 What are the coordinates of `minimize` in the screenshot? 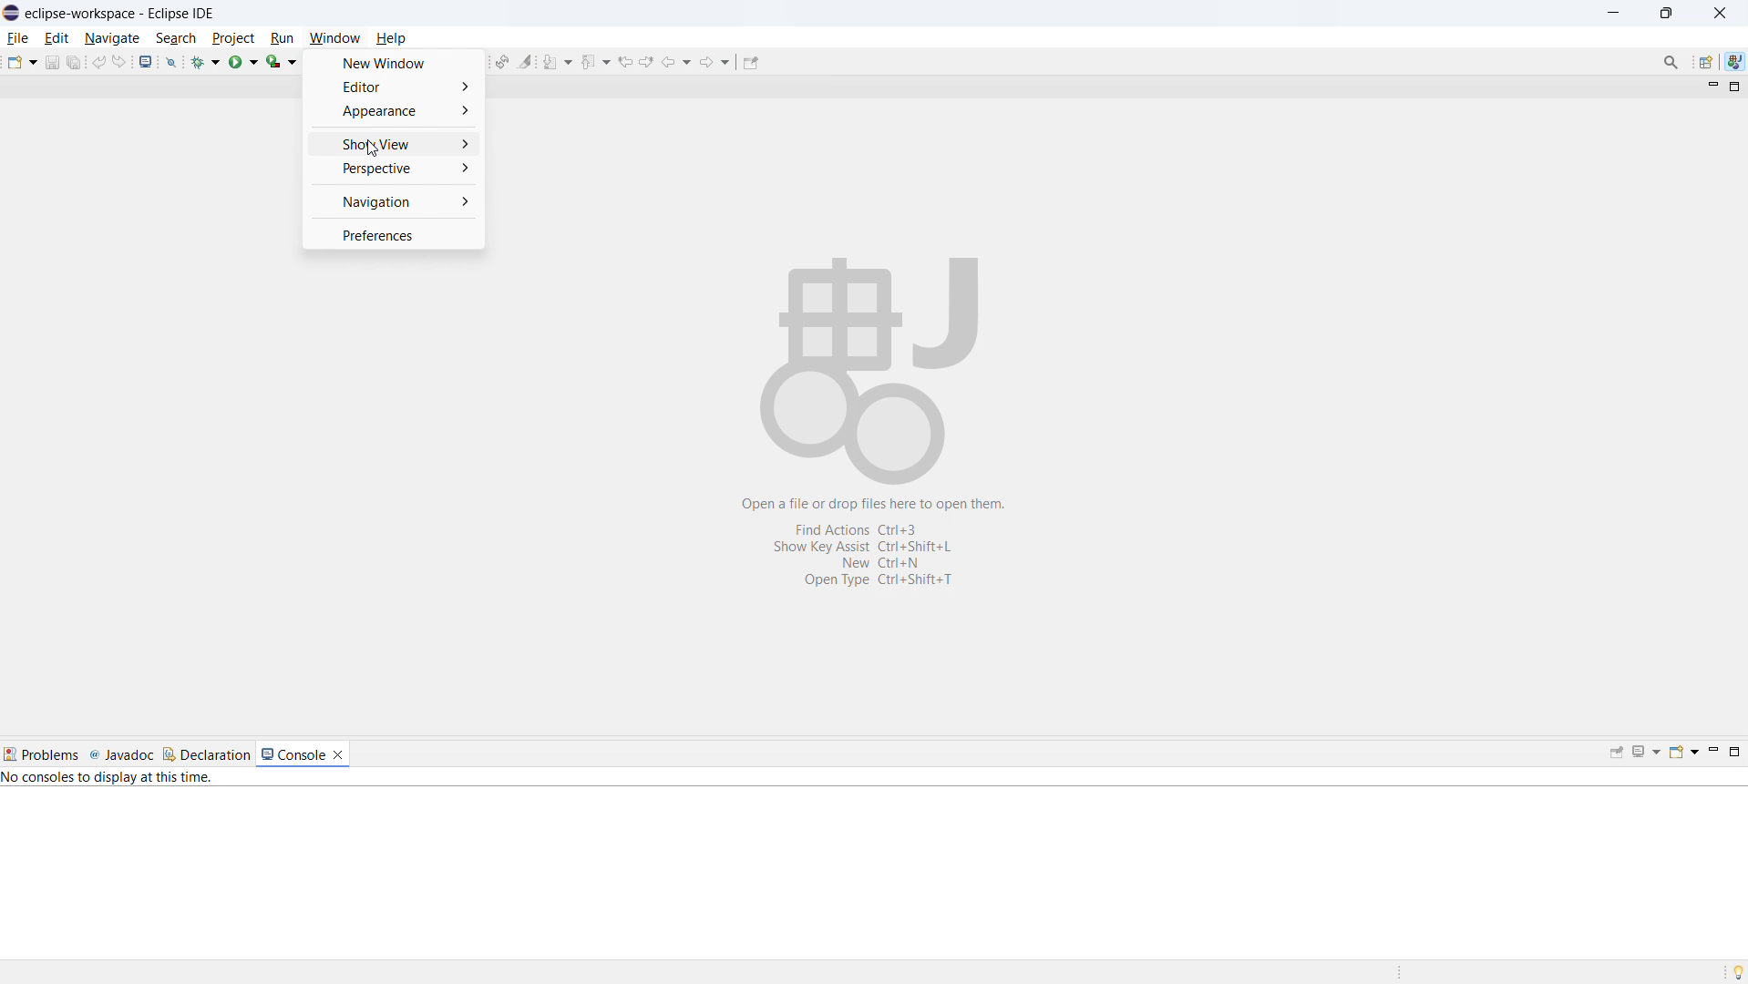 It's located at (1708, 86).